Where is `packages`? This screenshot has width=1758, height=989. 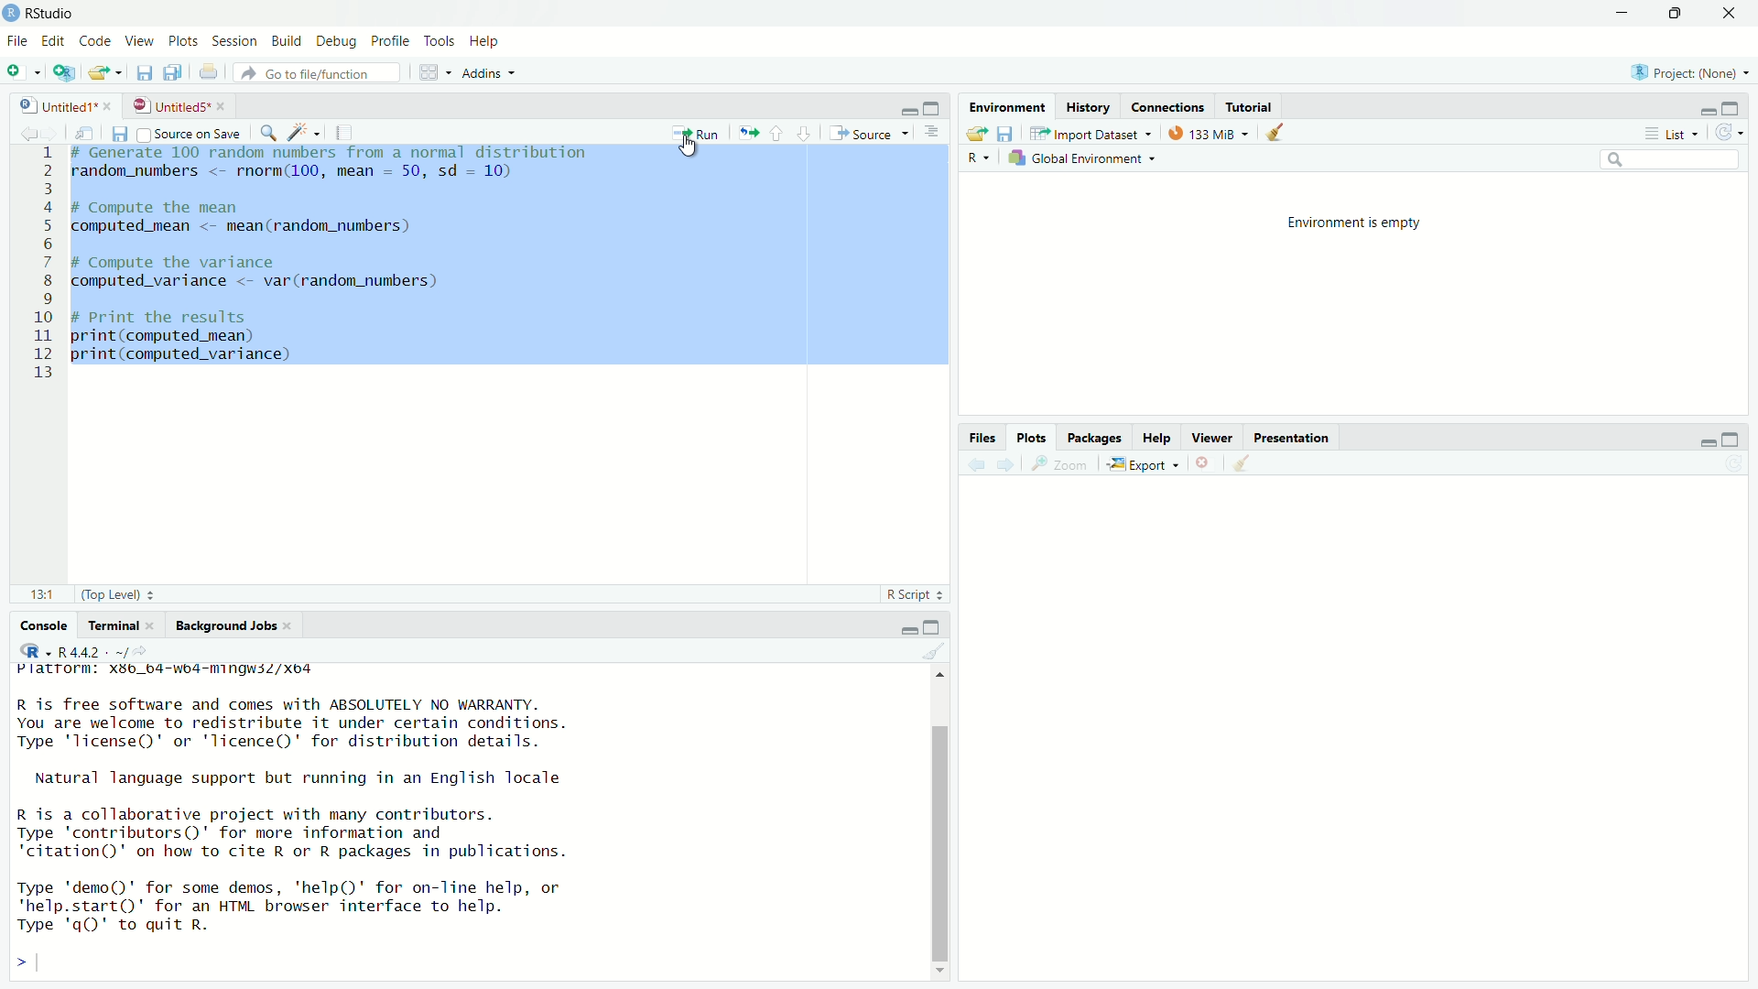
packages is located at coordinates (1096, 438).